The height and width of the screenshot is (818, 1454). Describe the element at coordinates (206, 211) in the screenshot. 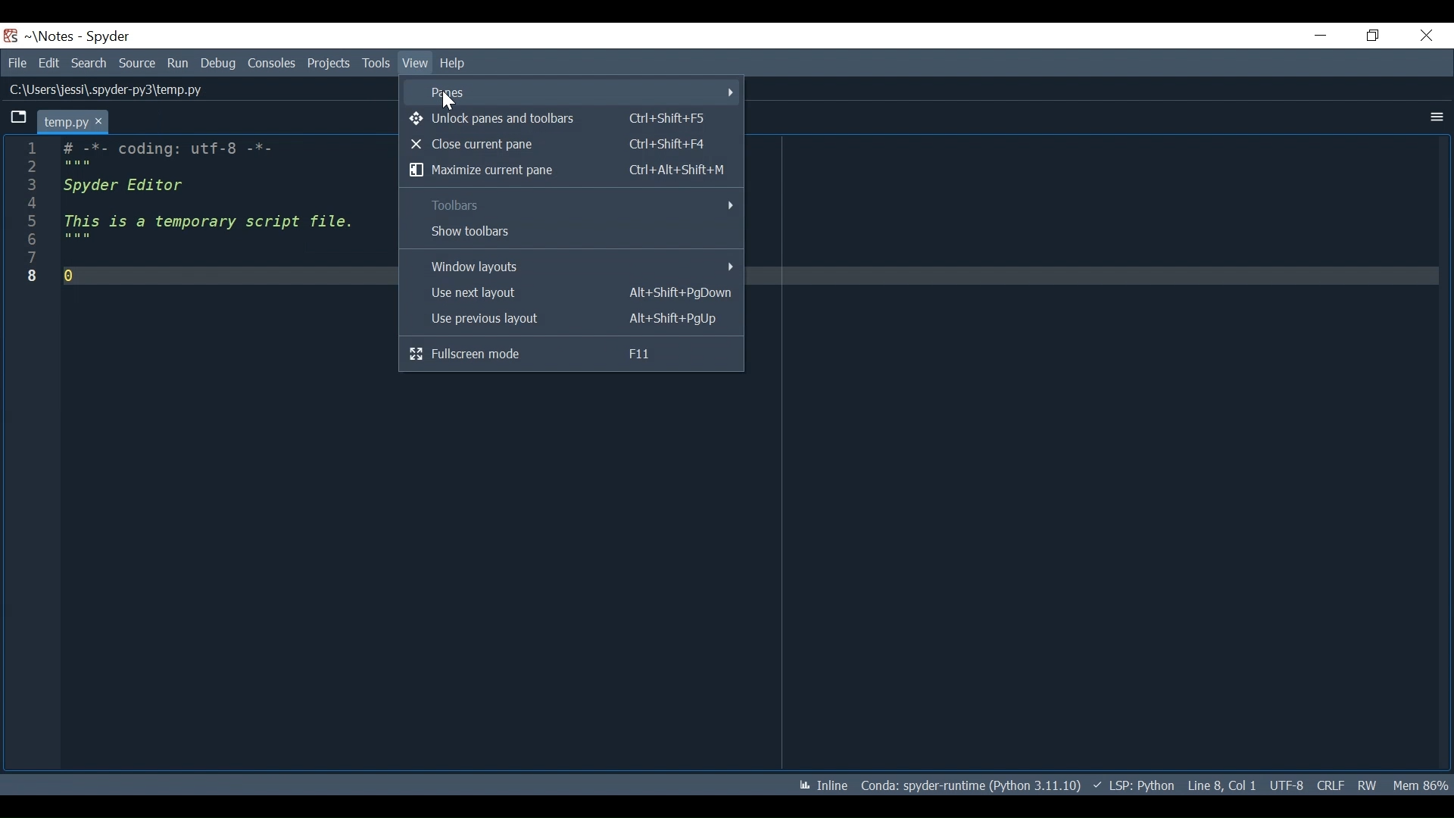

I see `# -*- coding: utf-8 -*-

Spyder Editor

This is a temporary script file.
[]` at that location.